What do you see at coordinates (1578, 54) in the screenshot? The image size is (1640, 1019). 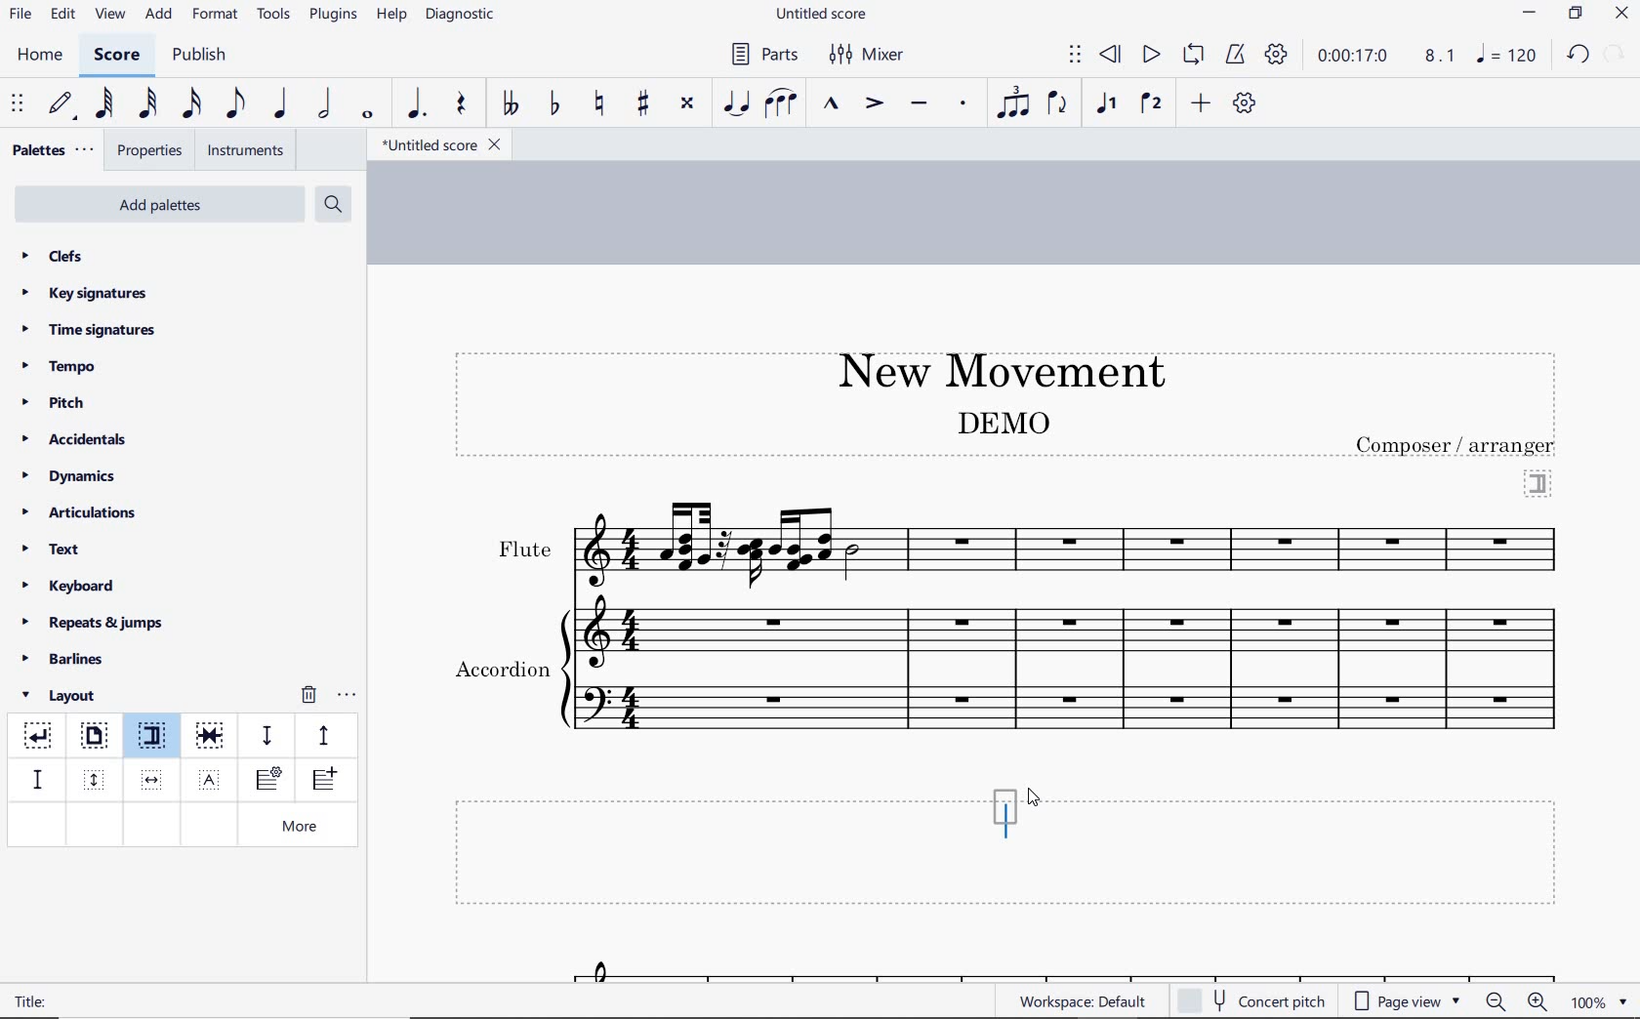 I see `redo` at bounding box center [1578, 54].